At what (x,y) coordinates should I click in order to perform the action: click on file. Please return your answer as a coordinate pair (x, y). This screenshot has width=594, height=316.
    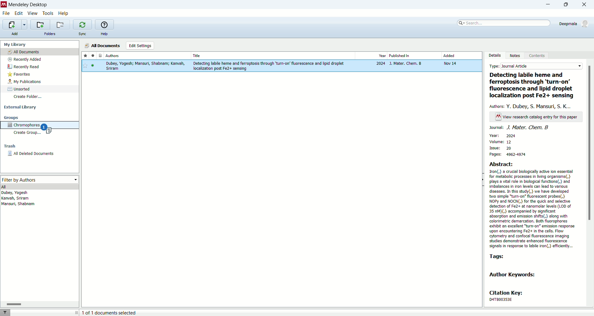
    Looking at the image, I should click on (6, 14).